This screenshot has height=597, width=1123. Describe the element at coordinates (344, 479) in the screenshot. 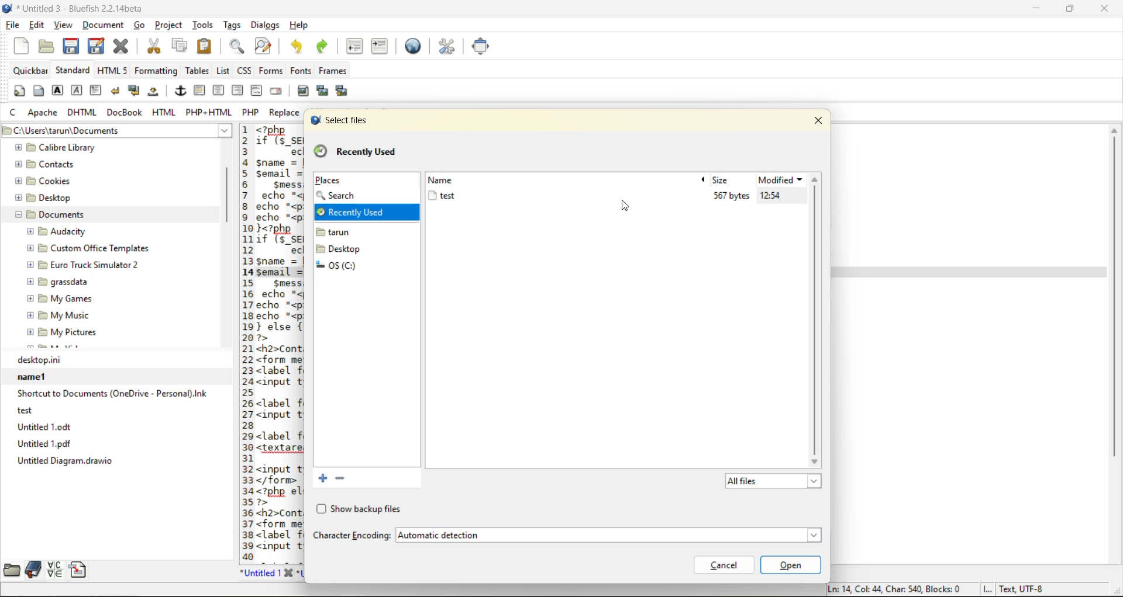

I see `remove the selected bookmark` at that location.